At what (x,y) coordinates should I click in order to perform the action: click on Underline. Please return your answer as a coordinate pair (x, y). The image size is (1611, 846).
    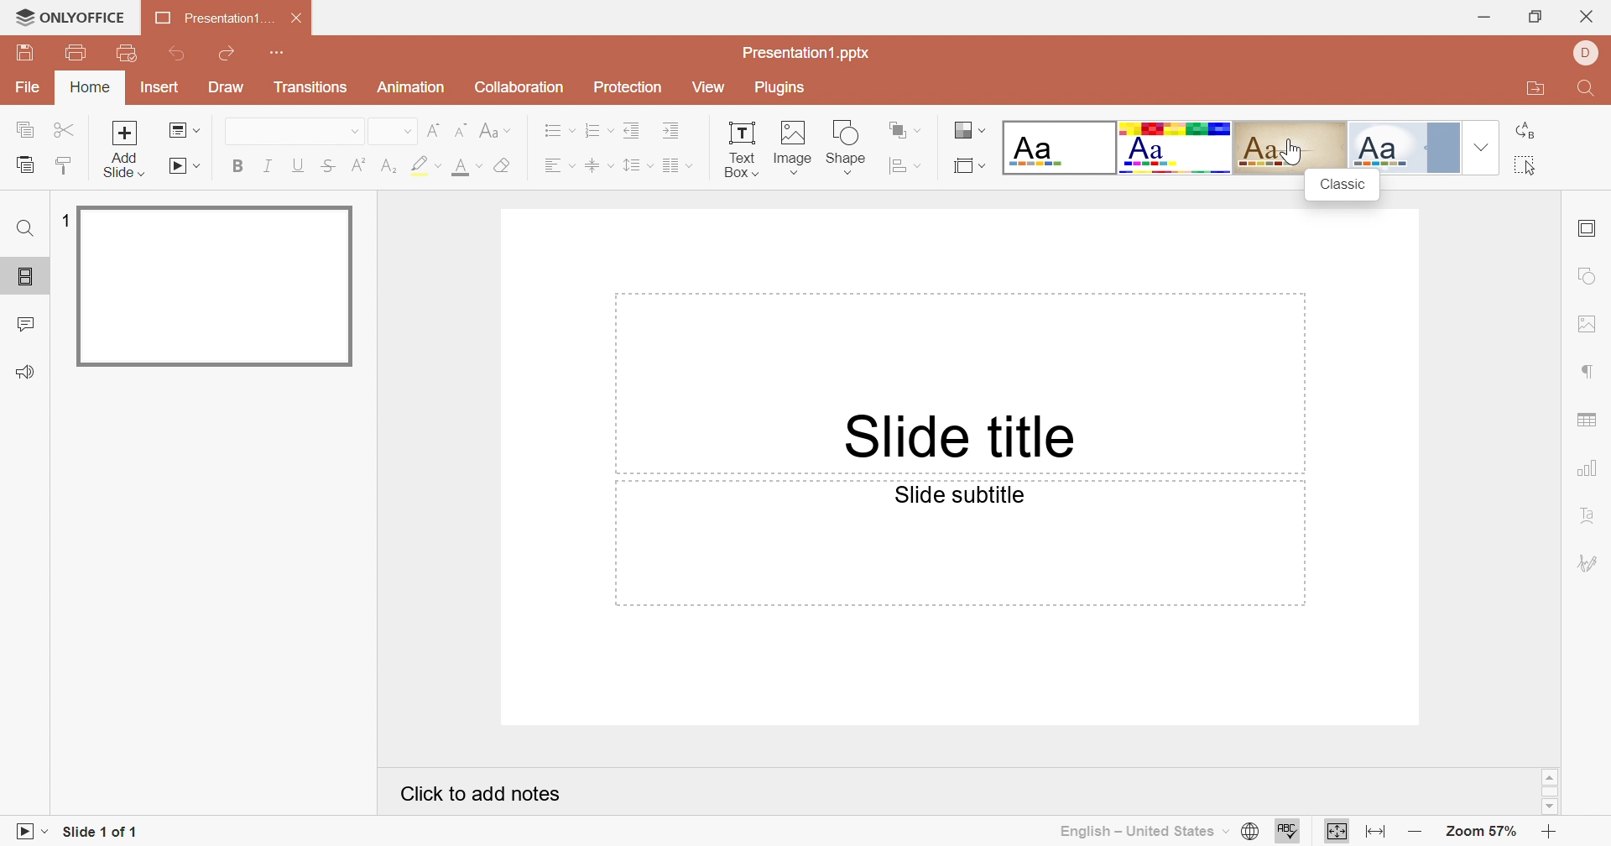
    Looking at the image, I should click on (297, 165).